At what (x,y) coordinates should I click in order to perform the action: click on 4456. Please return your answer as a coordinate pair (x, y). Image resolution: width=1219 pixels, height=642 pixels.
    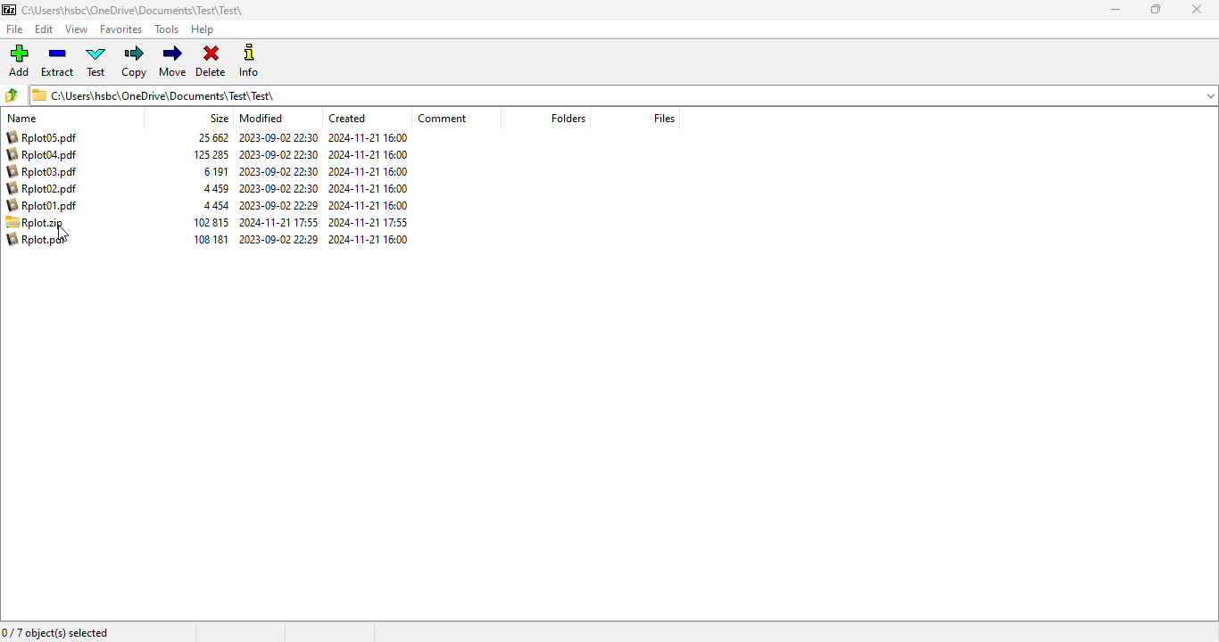
    Looking at the image, I should click on (216, 189).